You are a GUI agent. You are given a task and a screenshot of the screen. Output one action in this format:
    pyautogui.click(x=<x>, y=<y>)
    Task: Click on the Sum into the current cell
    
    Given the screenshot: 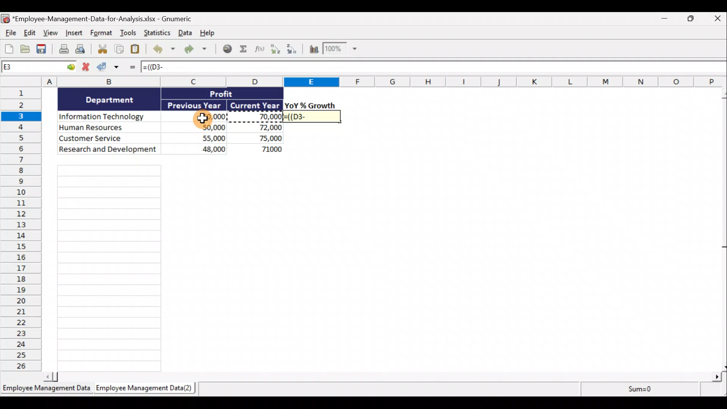 What is the action you would take?
    pyautogui.click(x=245, y=50)
    